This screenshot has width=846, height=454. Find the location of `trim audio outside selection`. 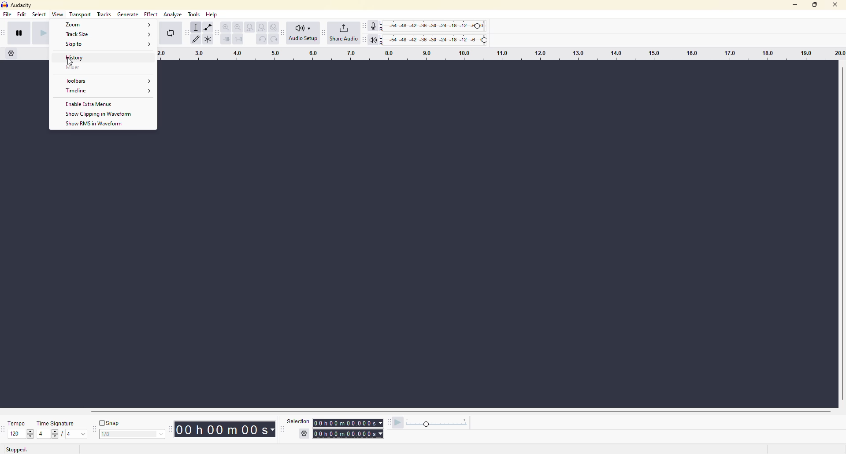

trim audio outside selection is located at coordinates (226, 40).